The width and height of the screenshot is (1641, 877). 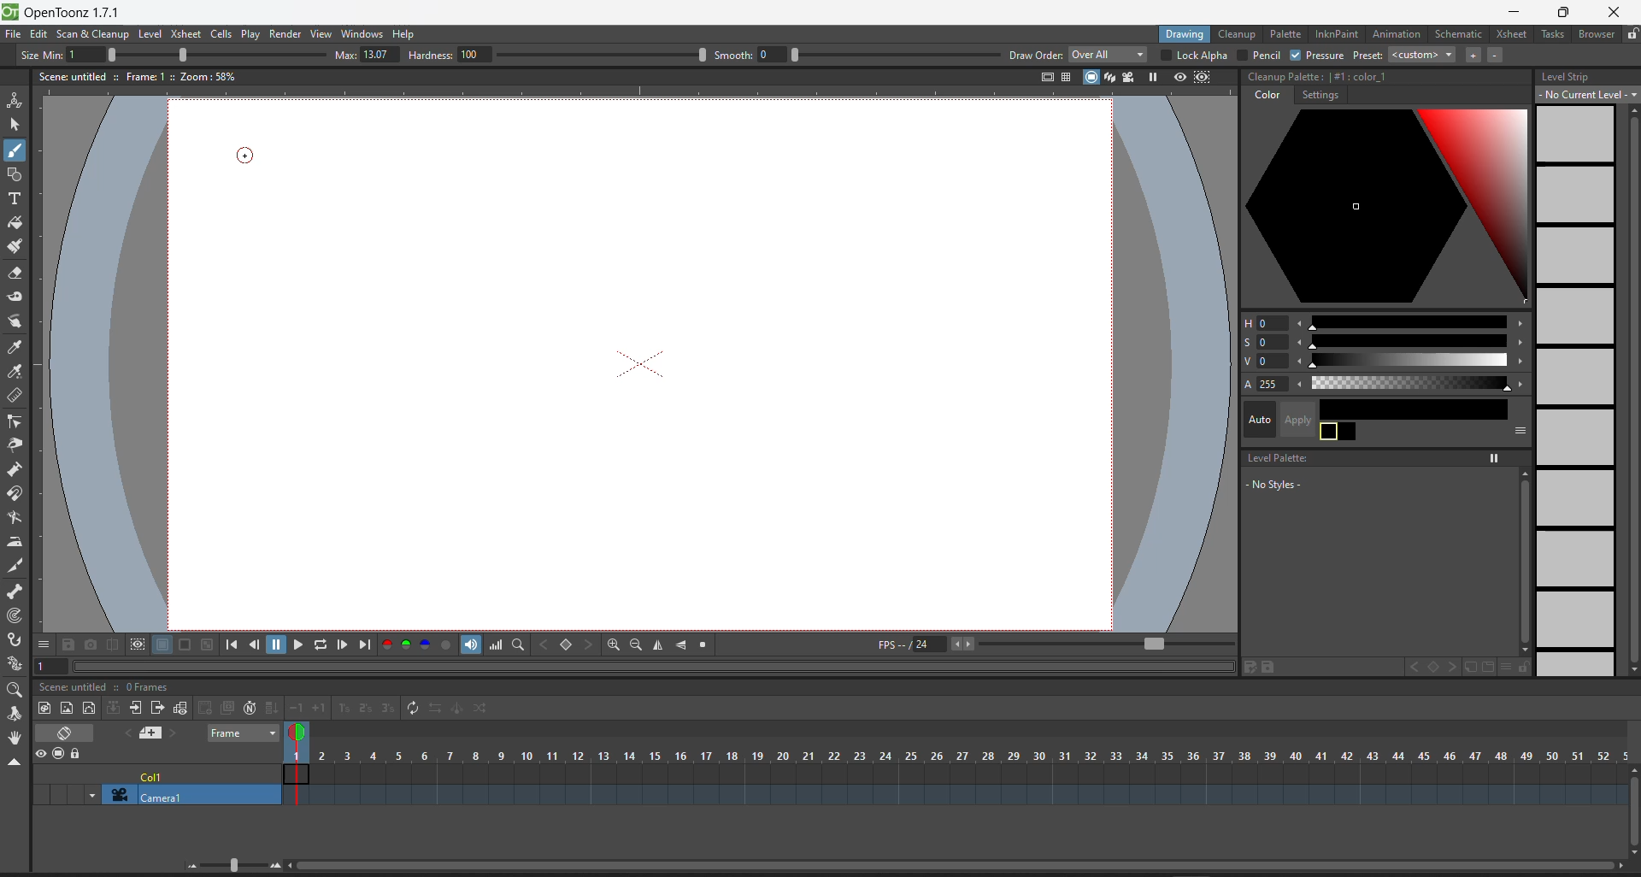 What do you see at coordinates (1262, 344) in the screenshot?
I see `saturation` at bounding box center [1262, 344].